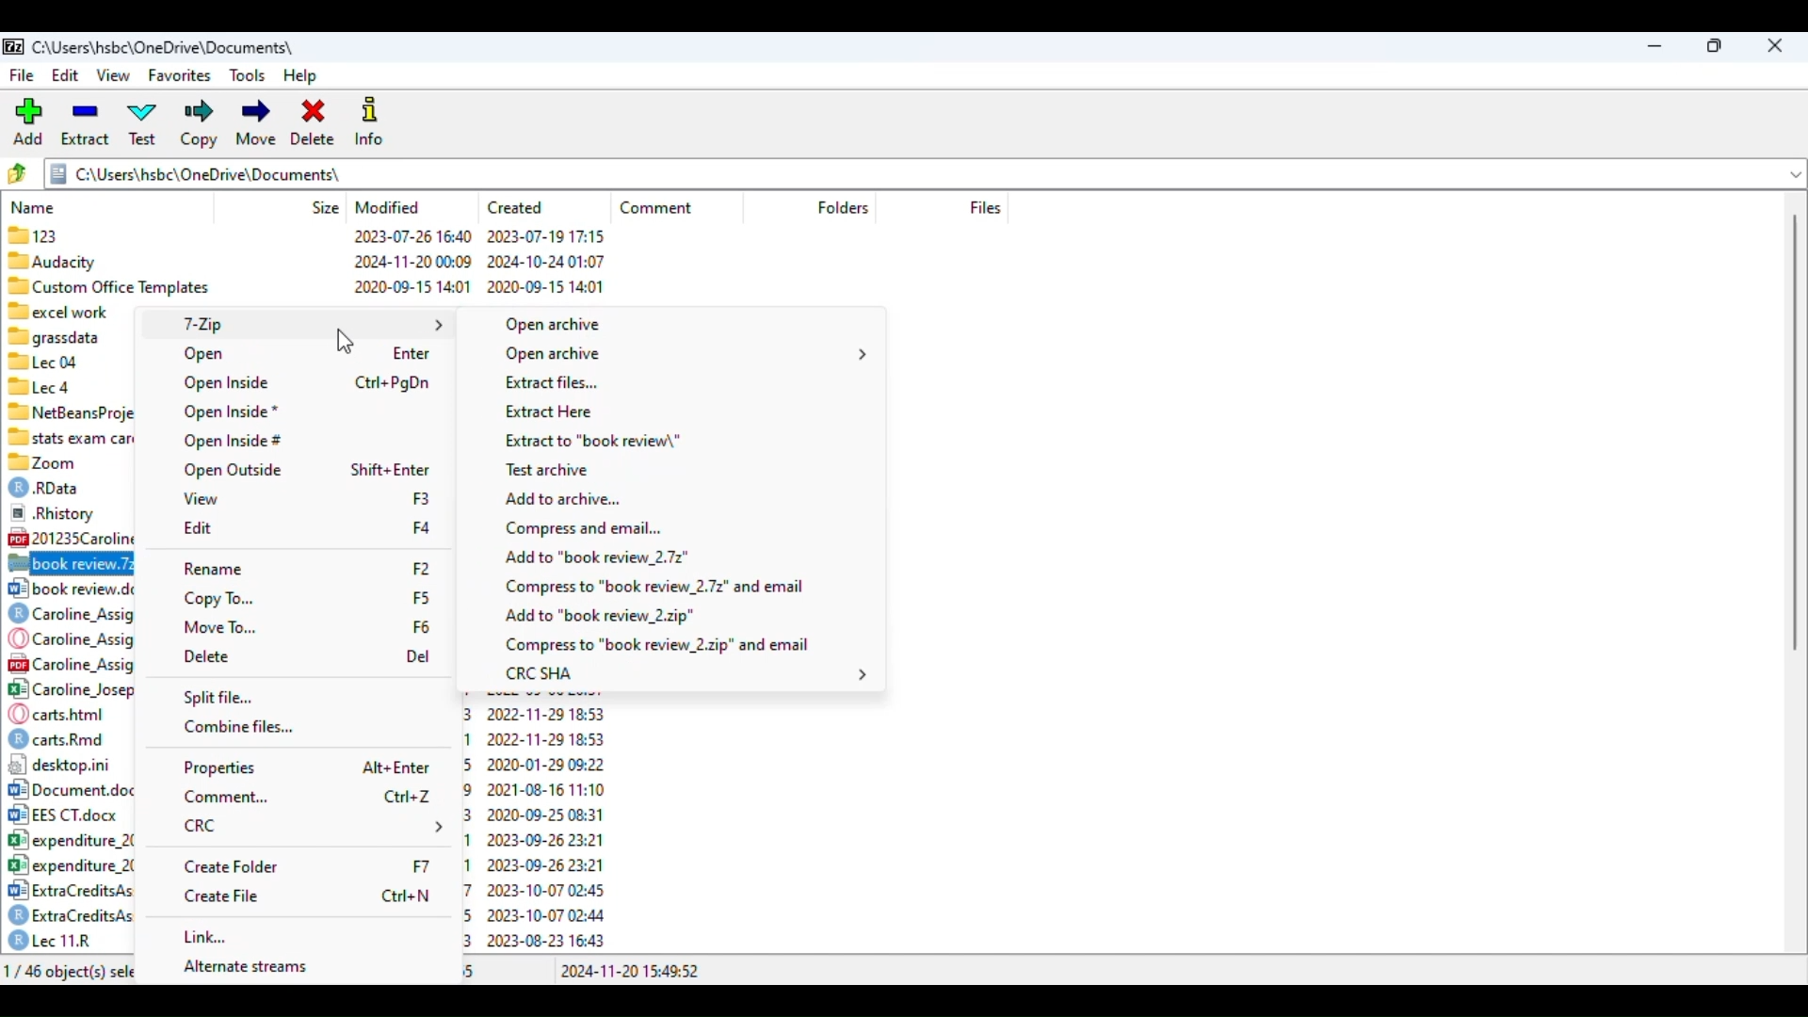 The image size is (1808, 1017). I want to click on extract to file, so click(593, 440).